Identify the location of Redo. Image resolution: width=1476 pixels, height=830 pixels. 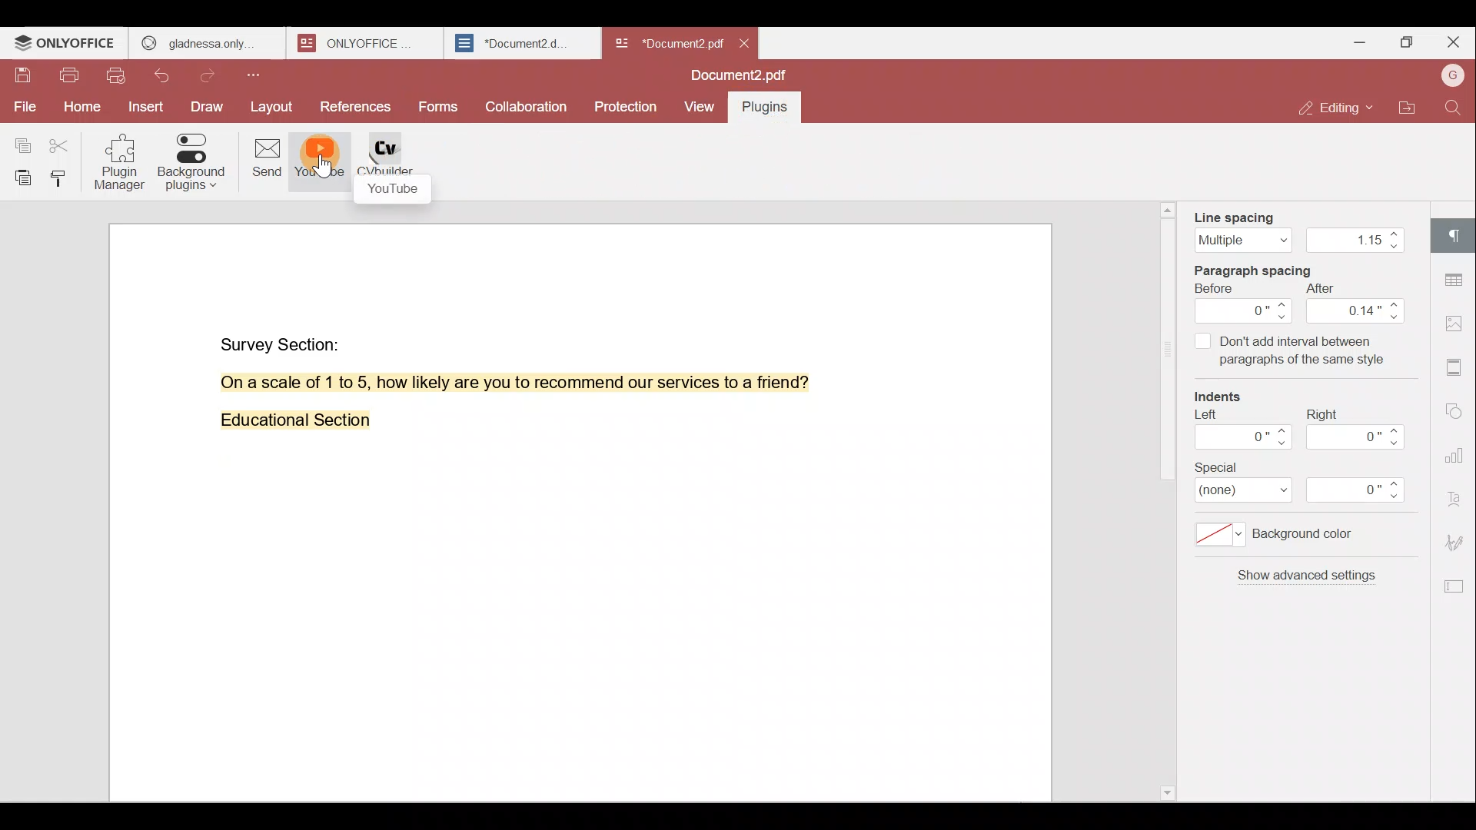
(212, 76).